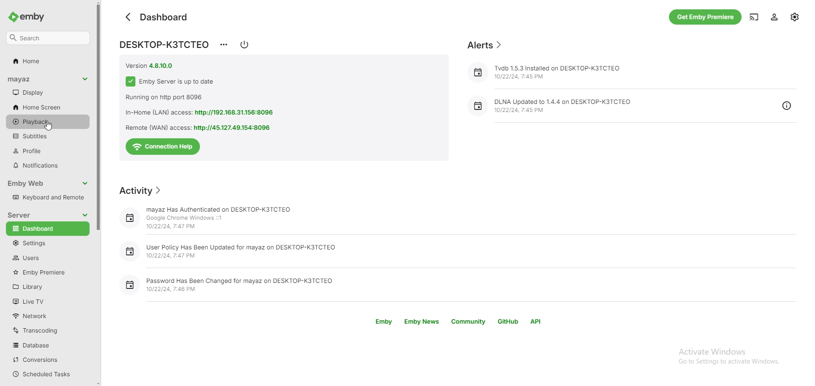 The width and height of the screenshot is (815, 386). I want to click on emby, so click(384, 322).